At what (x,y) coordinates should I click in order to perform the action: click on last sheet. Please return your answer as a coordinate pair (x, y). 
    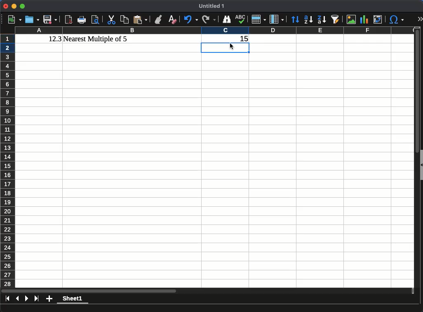
    Looking at the image, I should click on (37, 299).